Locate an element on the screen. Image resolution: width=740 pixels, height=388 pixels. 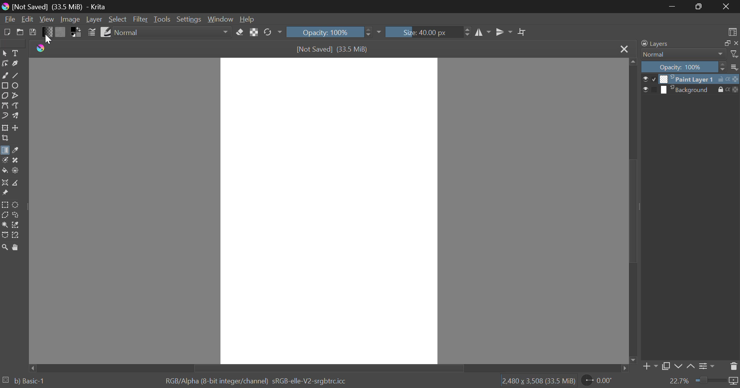
Filter is located at coordinates (141, 19).